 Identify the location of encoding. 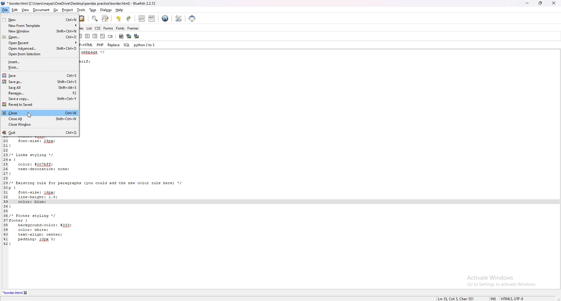
(514, 298).